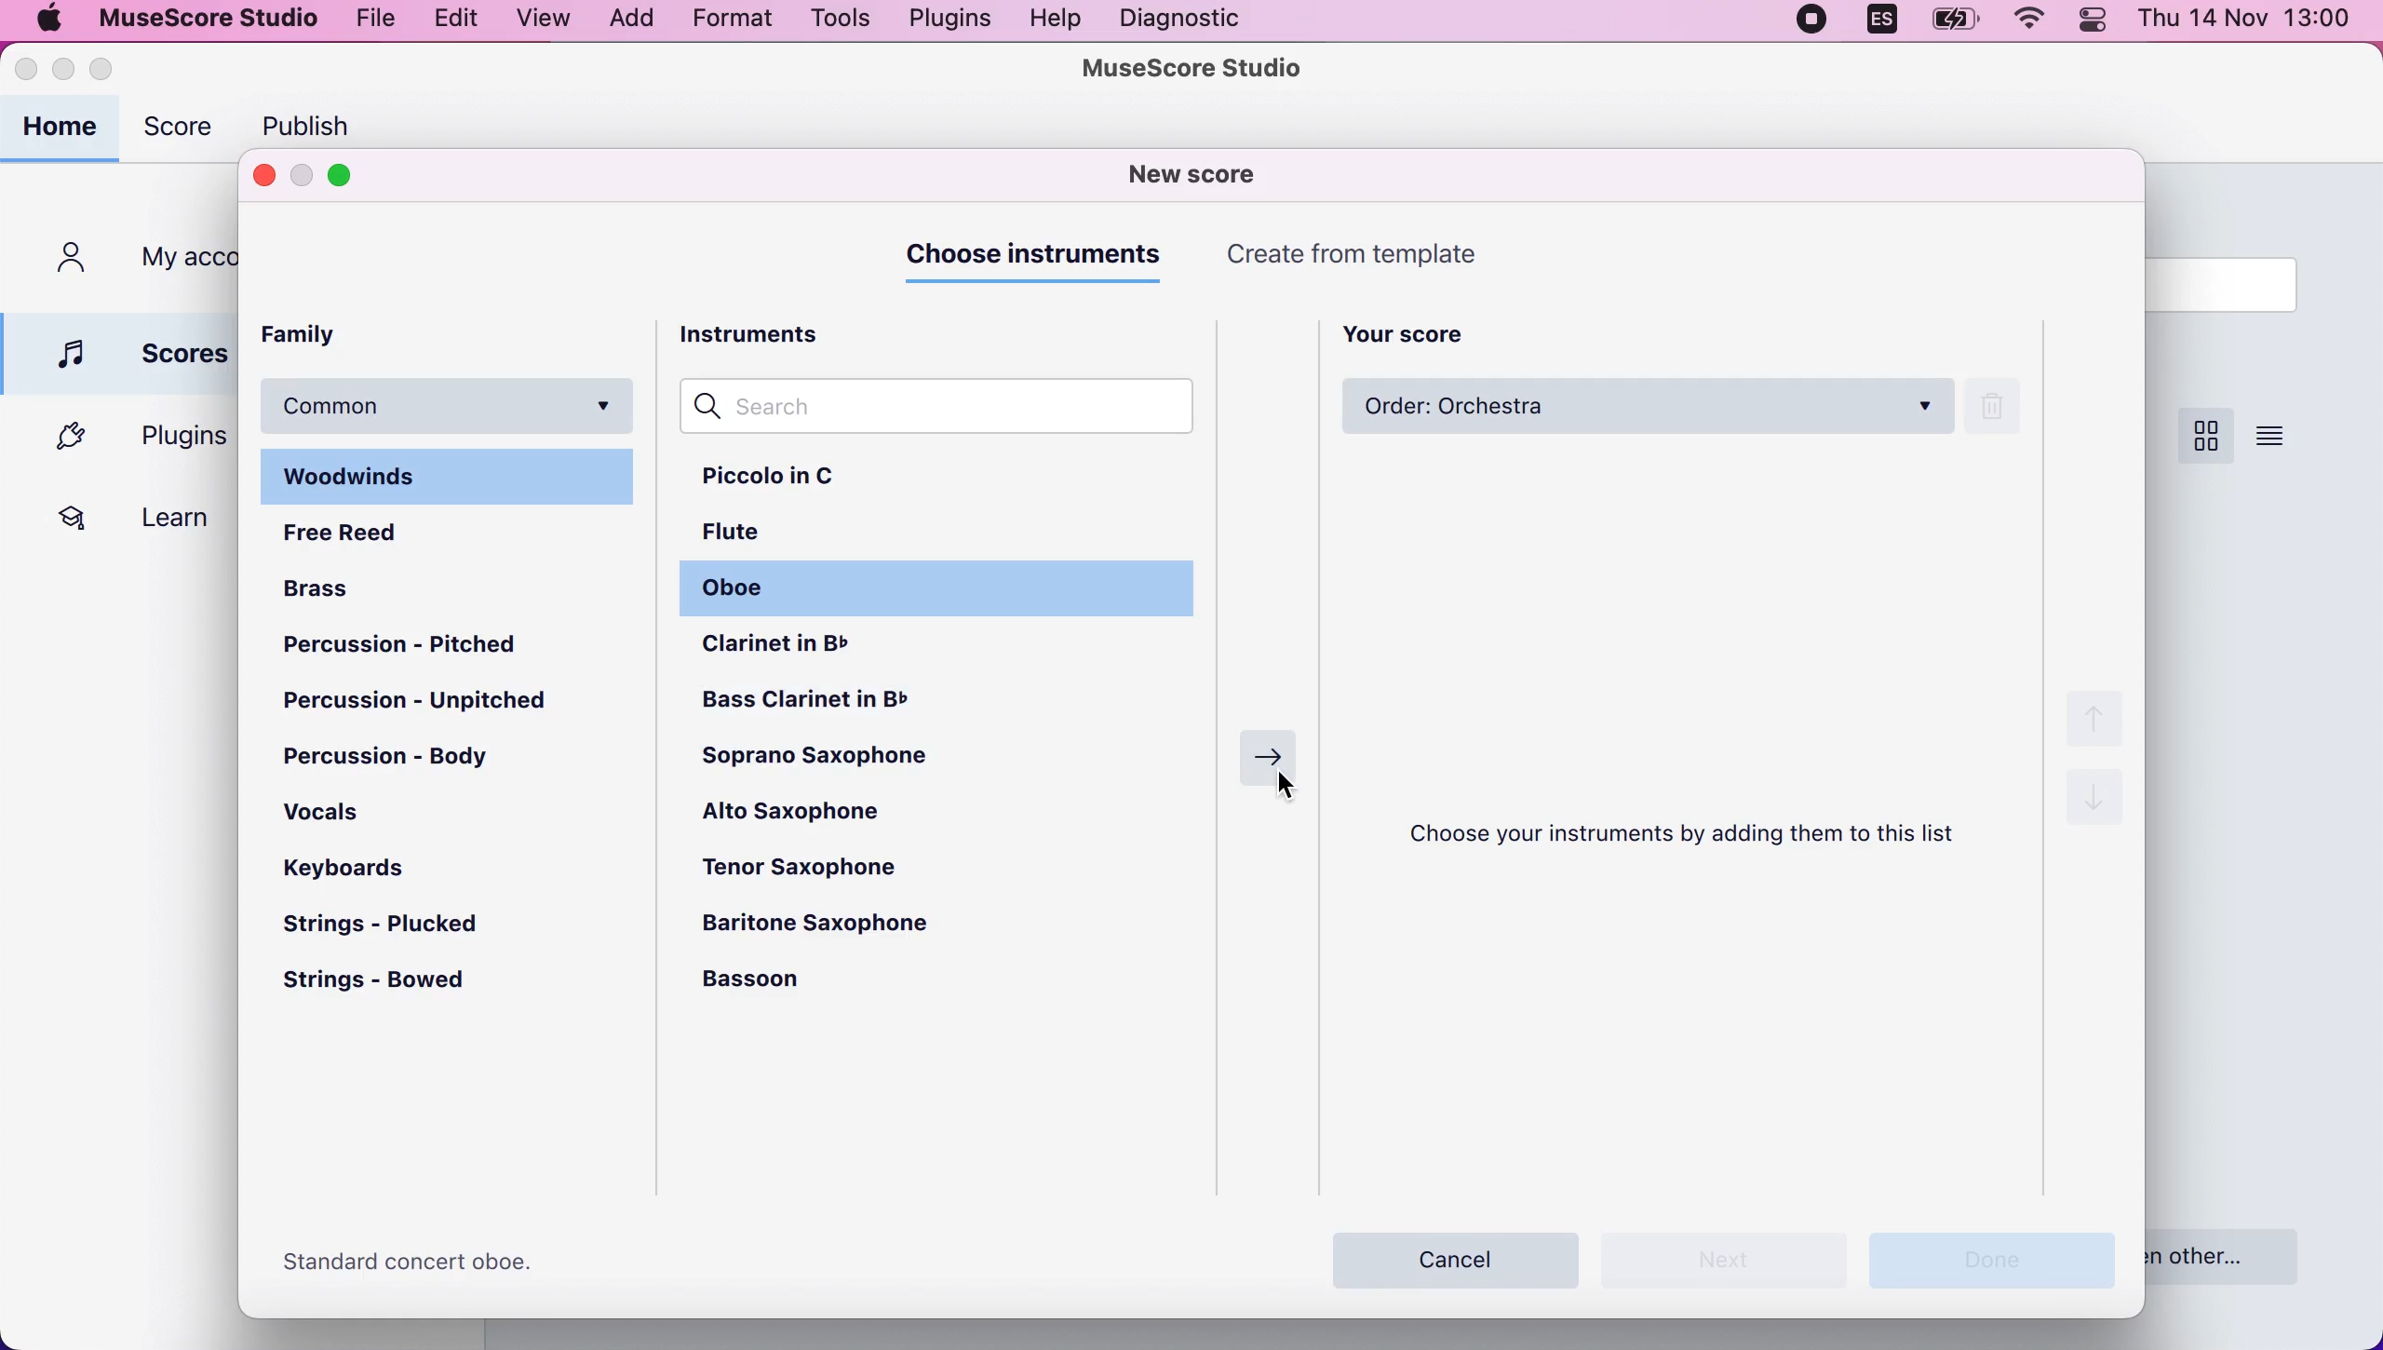 This screenshot has width=2383, height=1350. What do you see at coordinates (374, 19) in the screenshot?
I see `file` at bounding box center [374, 19].